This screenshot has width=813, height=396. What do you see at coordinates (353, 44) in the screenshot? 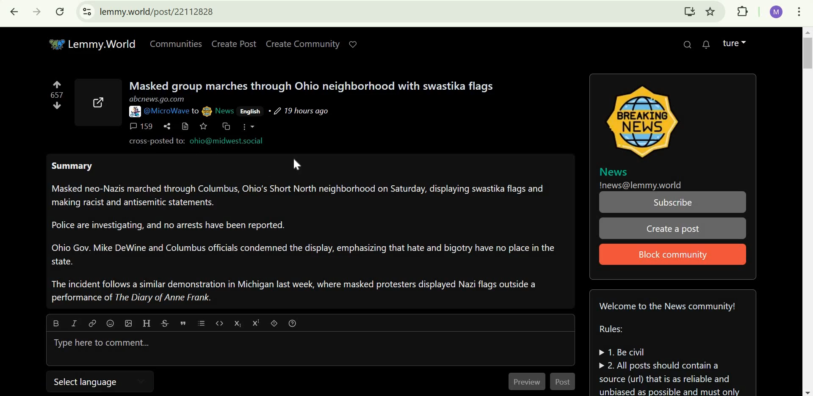
I see `Support lemmy` at bounding box center [353, 44].